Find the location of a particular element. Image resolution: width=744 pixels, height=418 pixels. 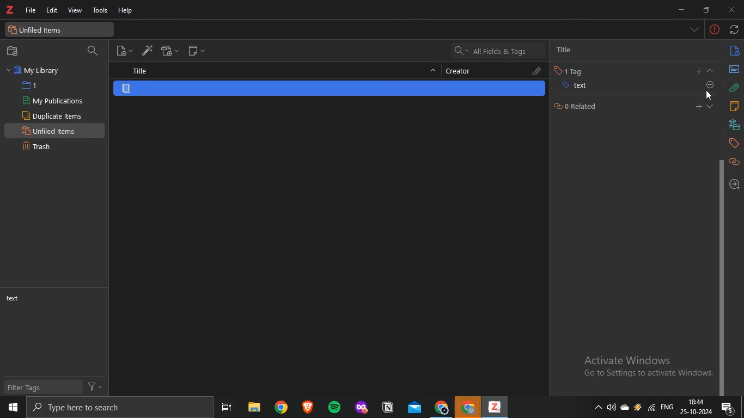

notes is located at coordinates (735, 107).